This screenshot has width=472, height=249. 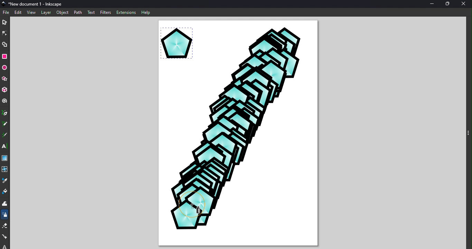 I want to click on New document 1 - Inkscape, so click(x=37, y=3).